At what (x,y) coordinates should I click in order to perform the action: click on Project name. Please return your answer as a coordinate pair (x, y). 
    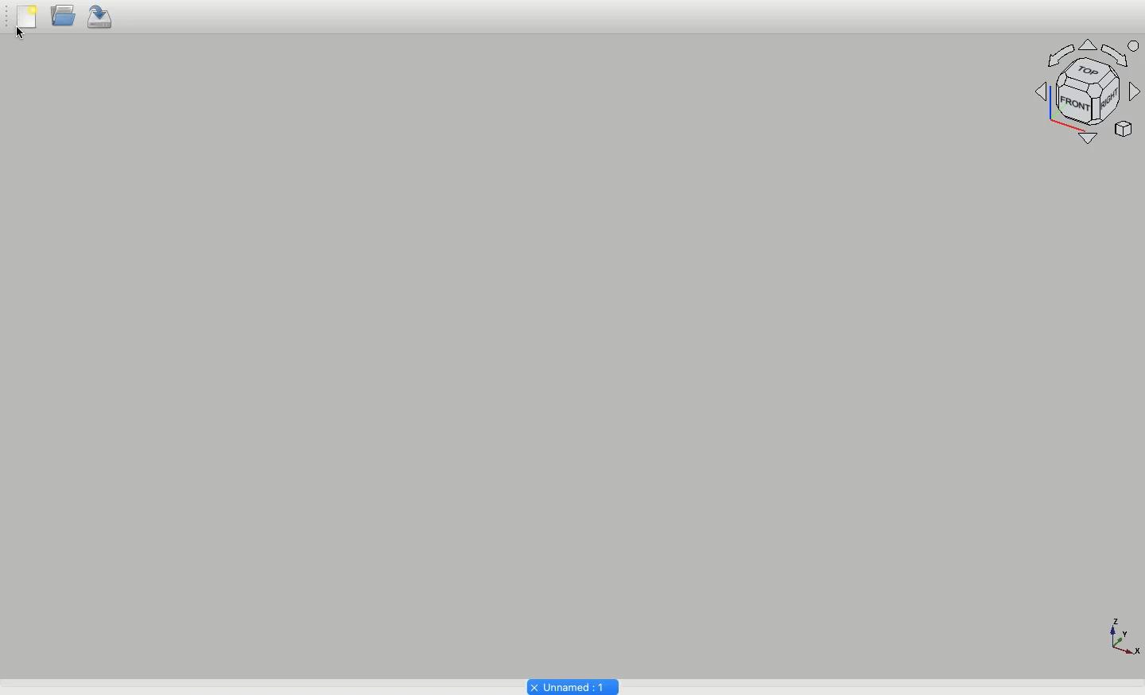
    Looking at the image, I should click on (572, 685).